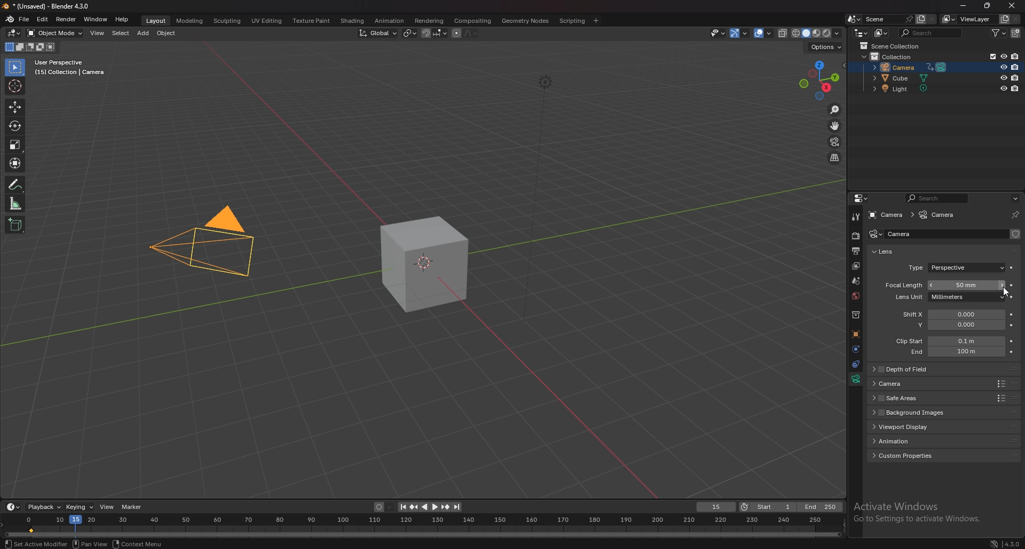  What do you see at coordinates (430, 507) in the screenshot?
I see `play animation` at bounding box center [430, 507].